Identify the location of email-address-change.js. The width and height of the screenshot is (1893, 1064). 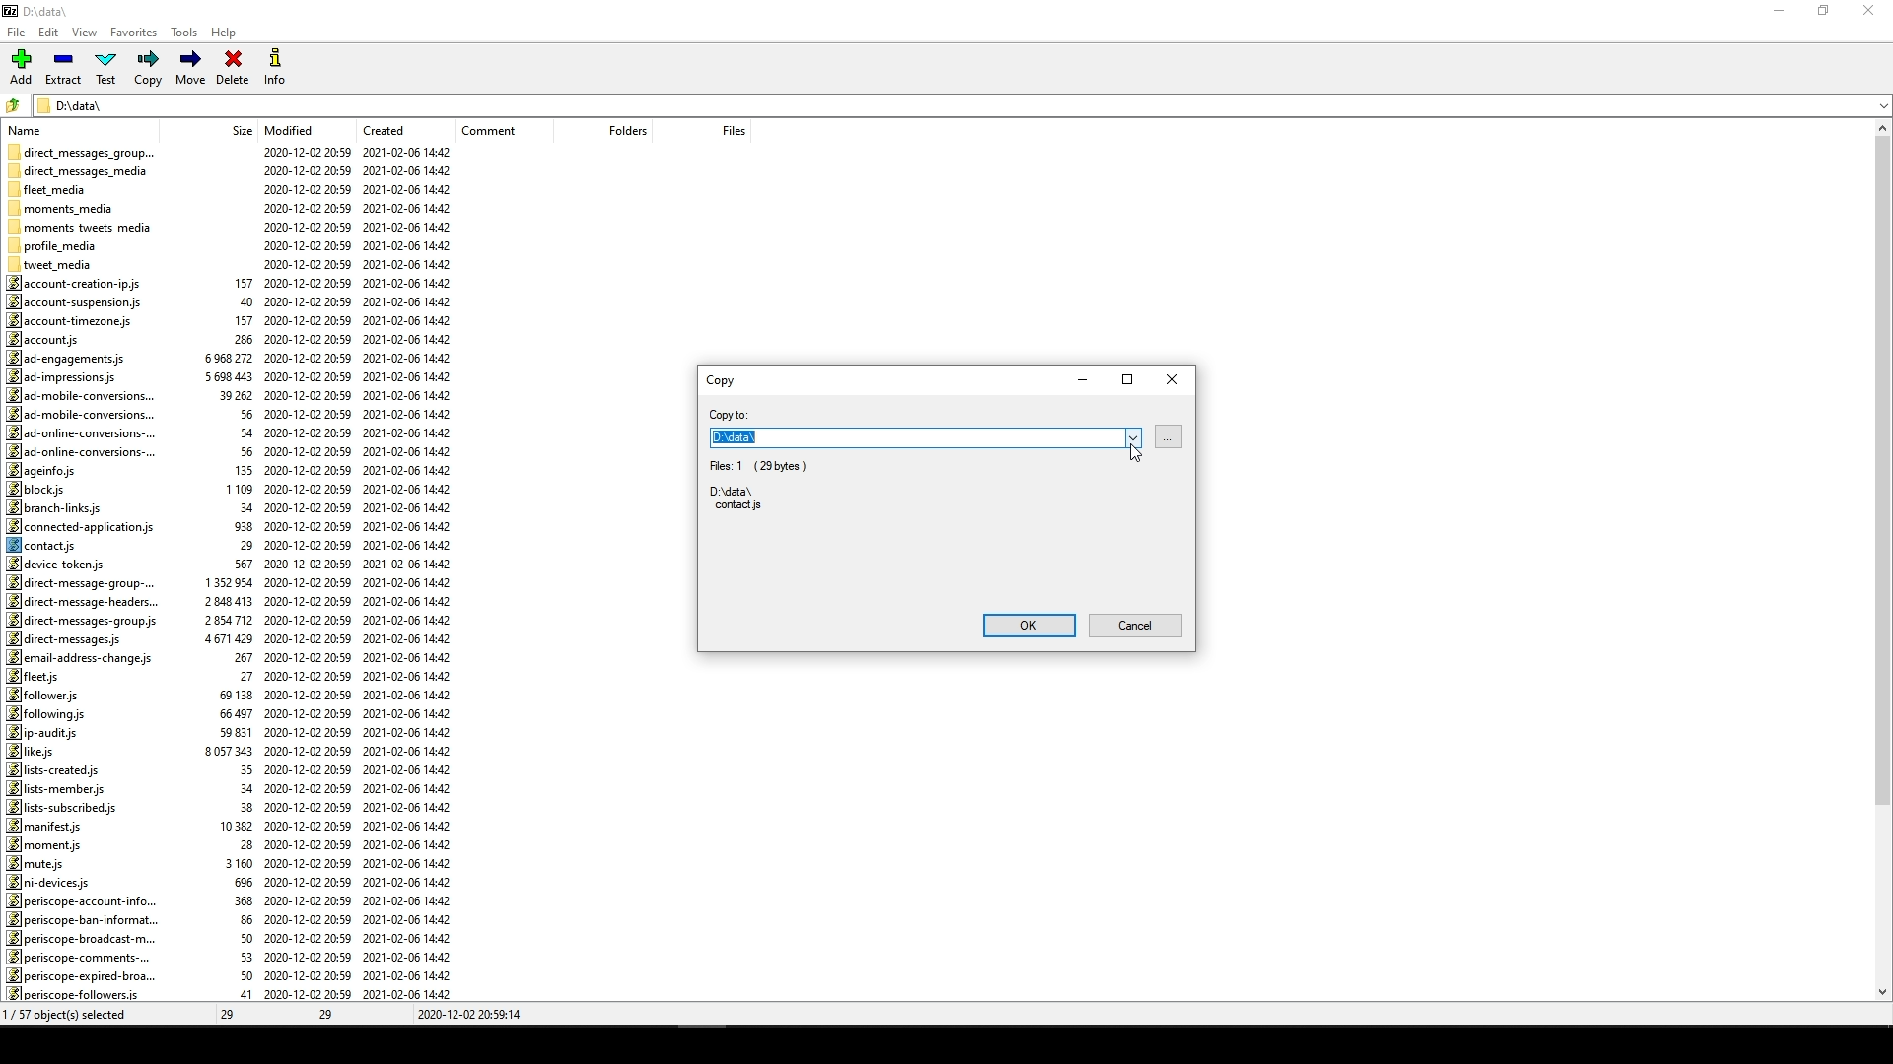
(81, 658).